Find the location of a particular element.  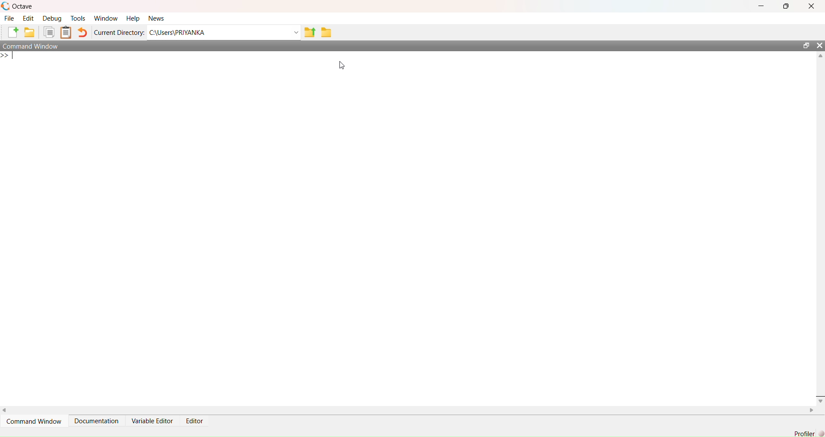

C:/Users/PRIYANKA is located at coordinates (217, 31).